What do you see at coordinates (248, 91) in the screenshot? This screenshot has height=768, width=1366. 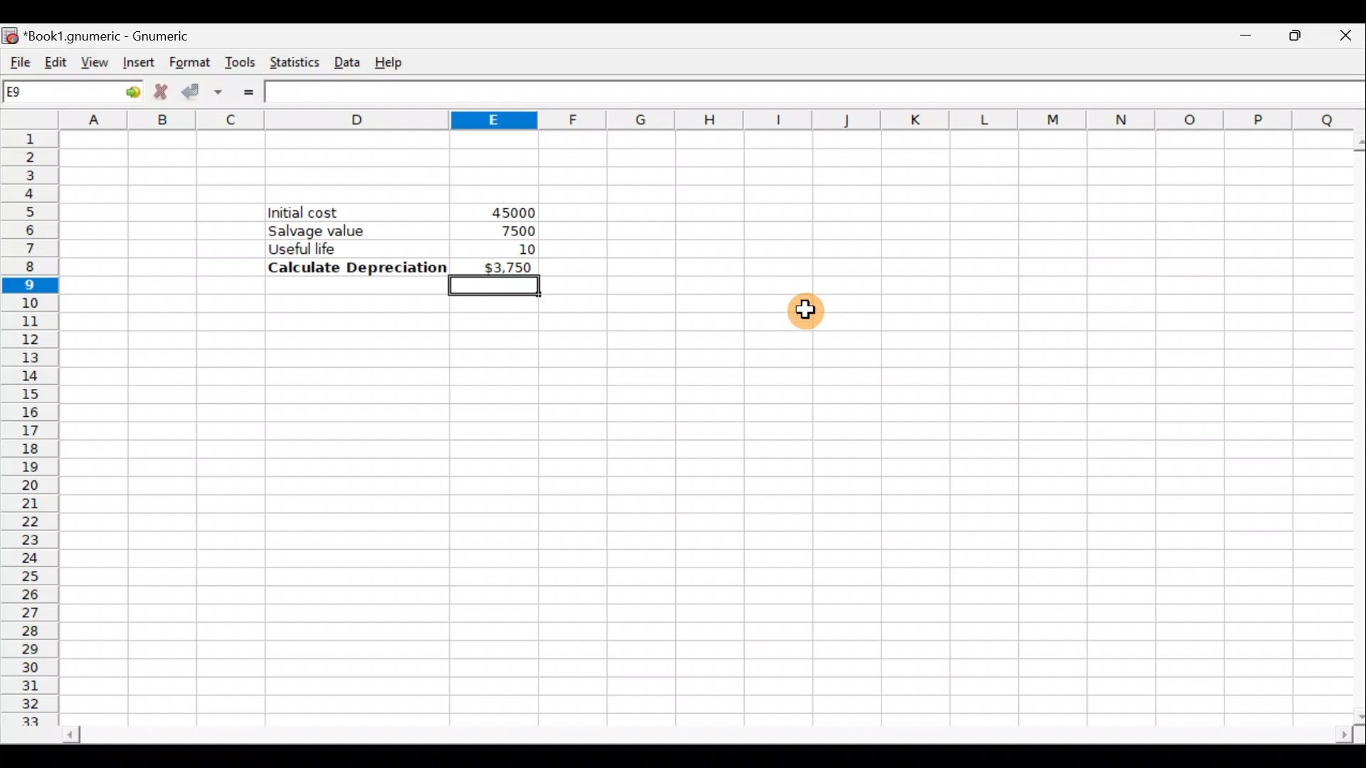 I see `Enter formula` at bounding box center [248, 91].